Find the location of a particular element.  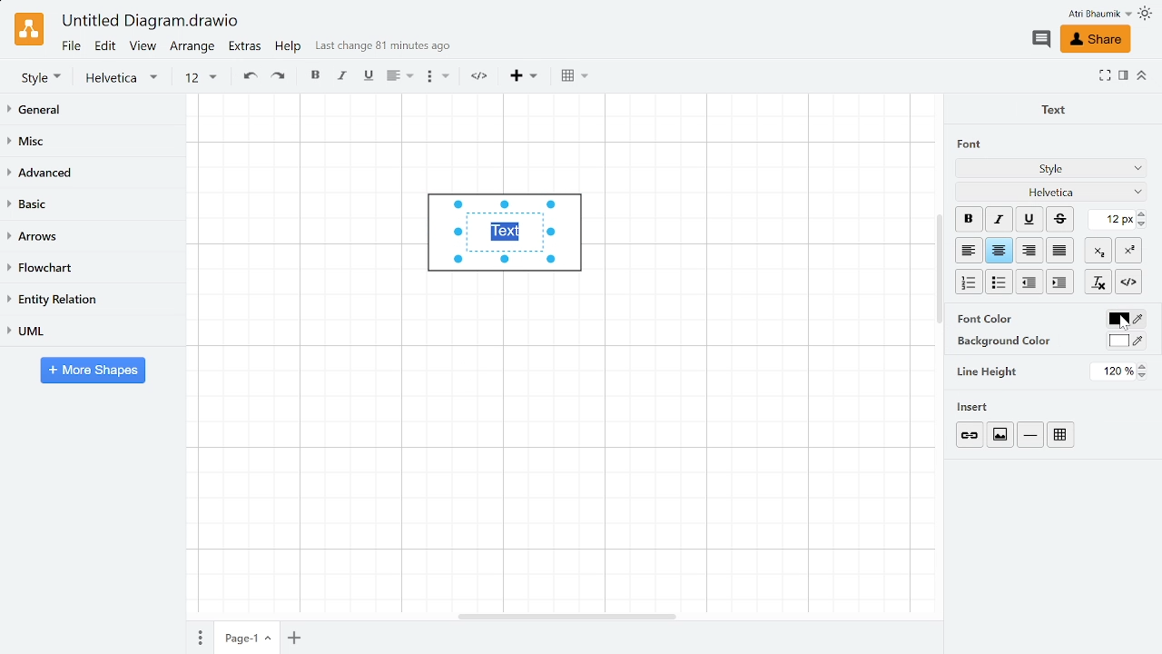

Background color is located at coordinates (1127, 341).